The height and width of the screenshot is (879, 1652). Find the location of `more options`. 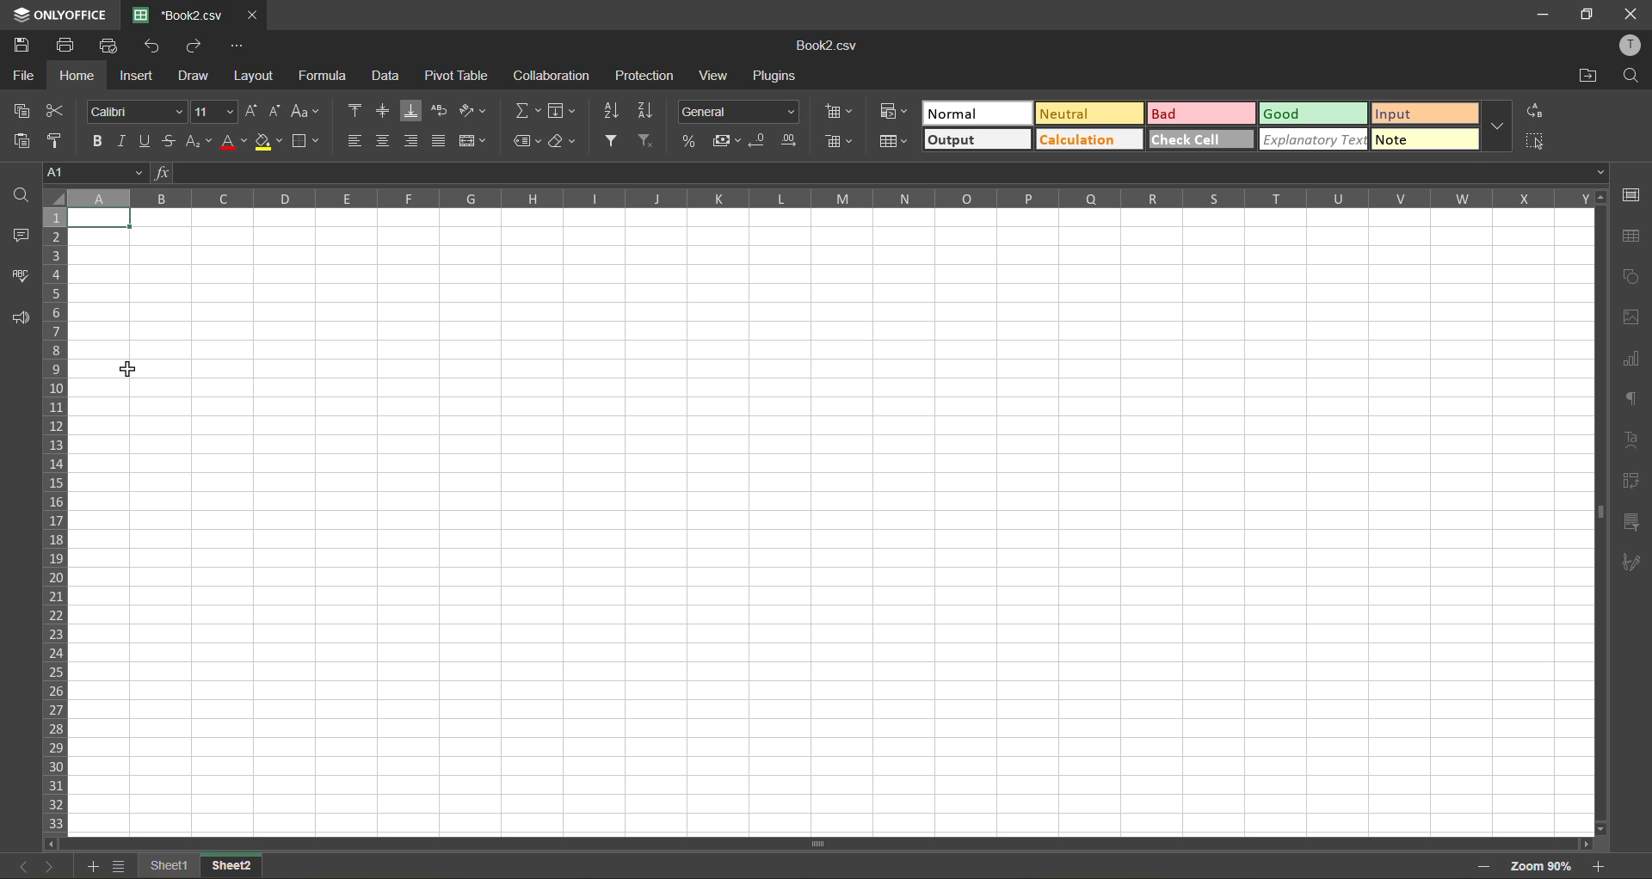

more options is located at coordinates (1501, 128).